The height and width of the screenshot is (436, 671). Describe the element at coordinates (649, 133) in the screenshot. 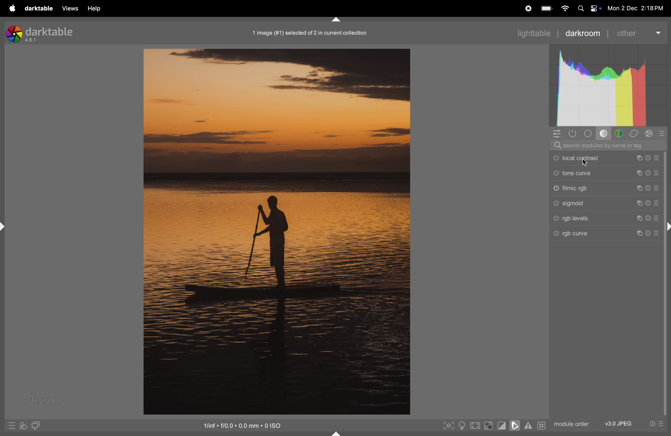

I see `effect` at that location.